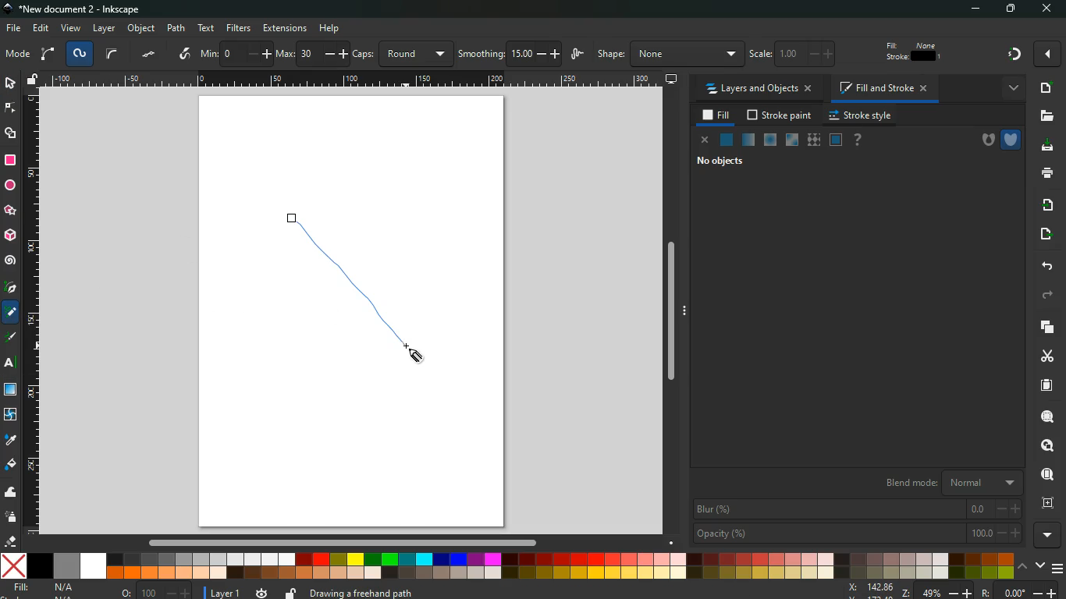 The image size is (1066, 599). Describe the element at coordinates (207, 28) in the screenshot. I see `text` at that location.